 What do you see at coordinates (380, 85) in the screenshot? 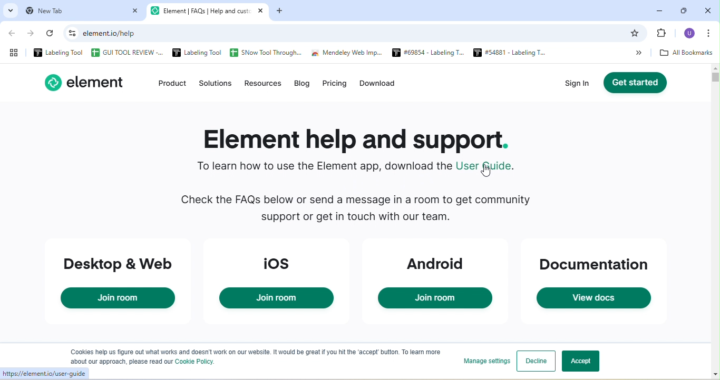
I see `download` at bounding box center [380, 85].